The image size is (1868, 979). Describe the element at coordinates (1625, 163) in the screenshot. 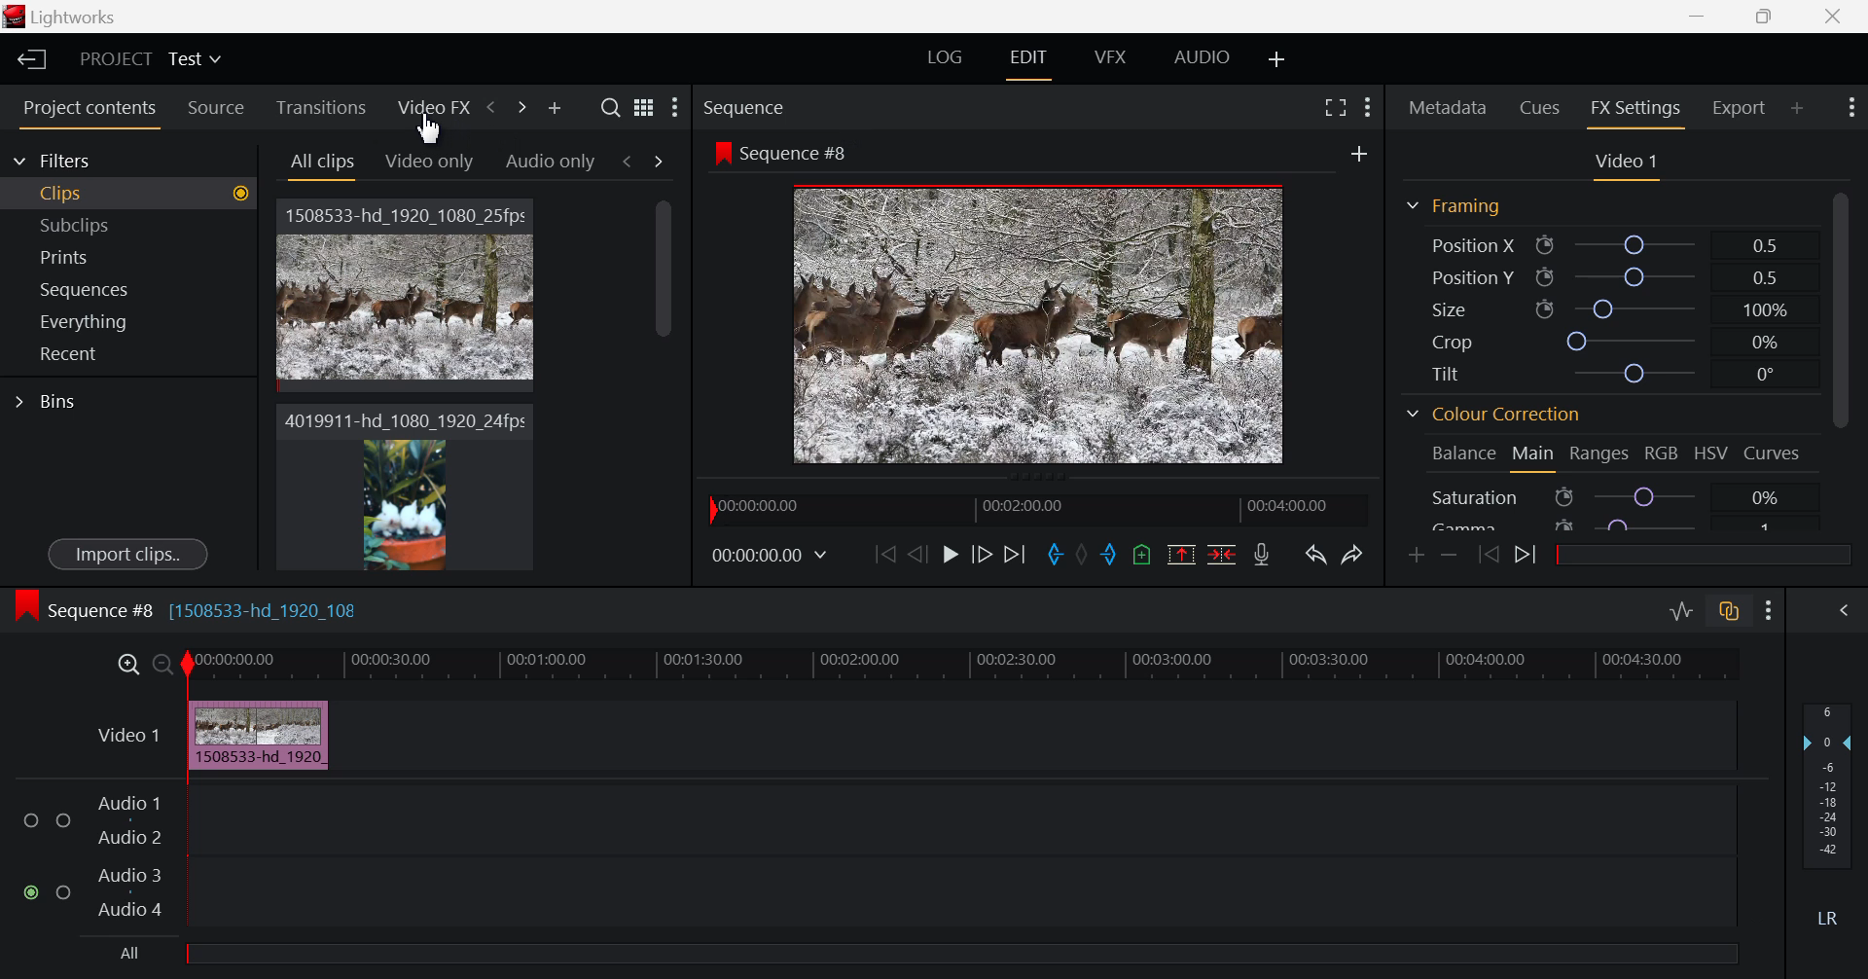

I see `Video Settings Section` at that location.